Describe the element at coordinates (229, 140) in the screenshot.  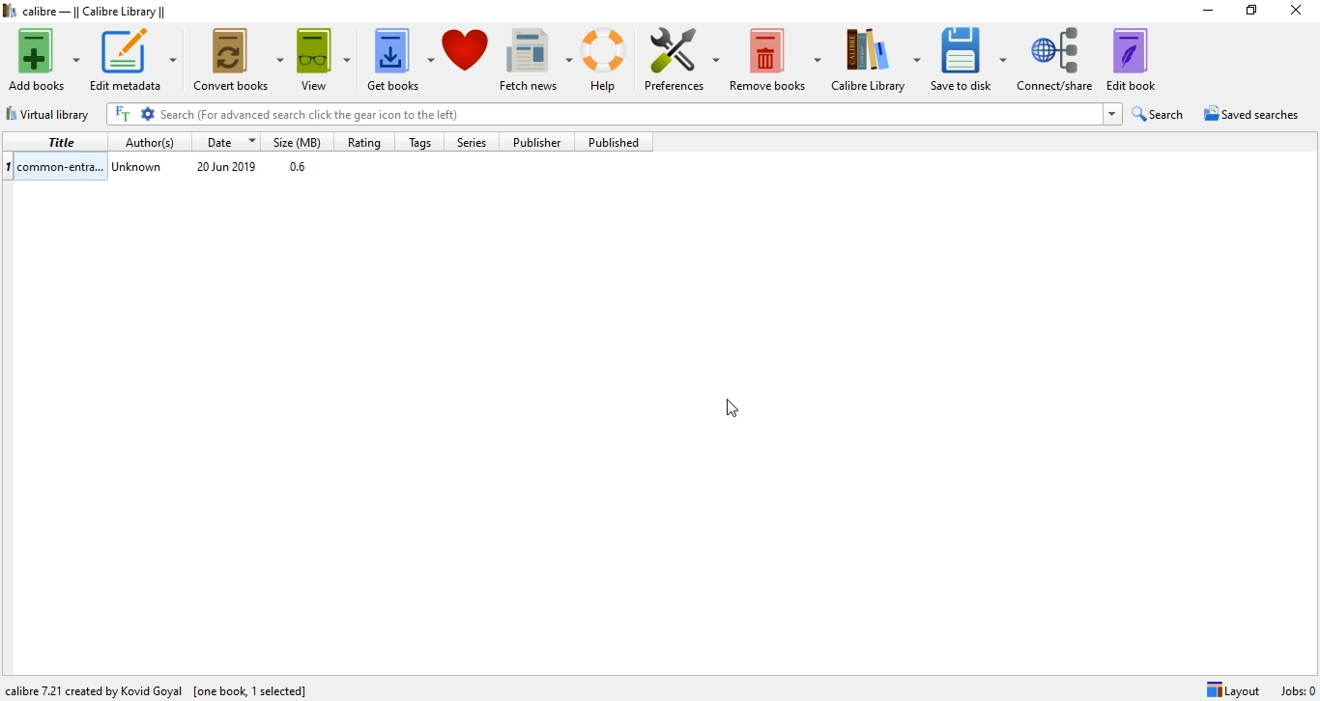
I see `Date` at that location.